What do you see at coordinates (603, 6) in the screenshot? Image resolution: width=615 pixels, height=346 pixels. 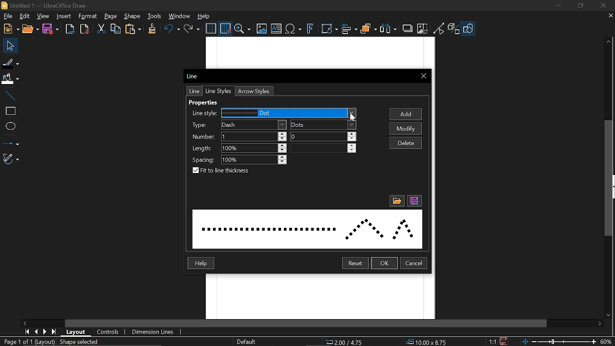 I see `close` at bounding box center [603, 6].